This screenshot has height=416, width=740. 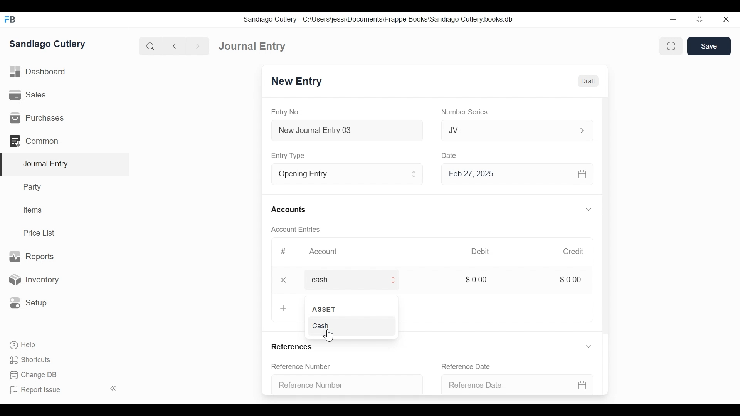 I want to click on Sales, so click(x=28, y=94).